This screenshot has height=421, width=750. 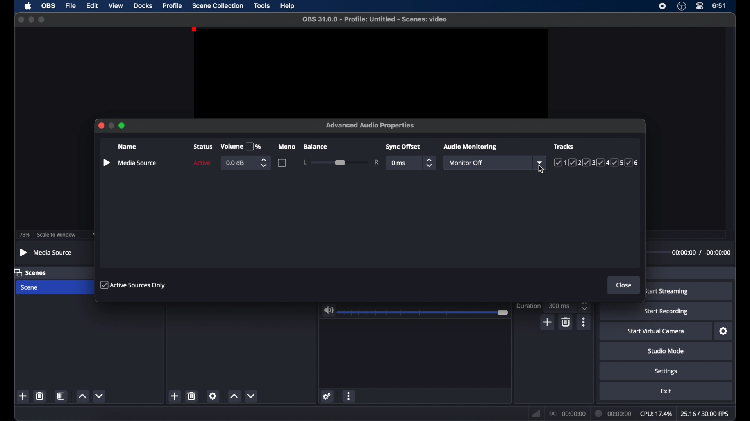 I want to click on more options, so click(x=584, y=322).